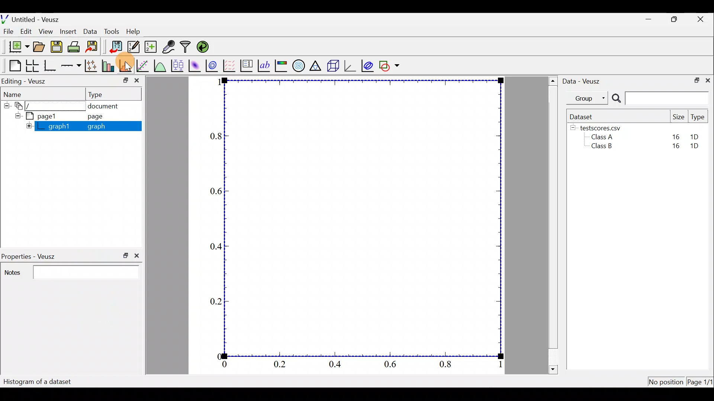 The width and height of the screenshot is (714, 401). I want to click on Restore down, so click(676, 20).